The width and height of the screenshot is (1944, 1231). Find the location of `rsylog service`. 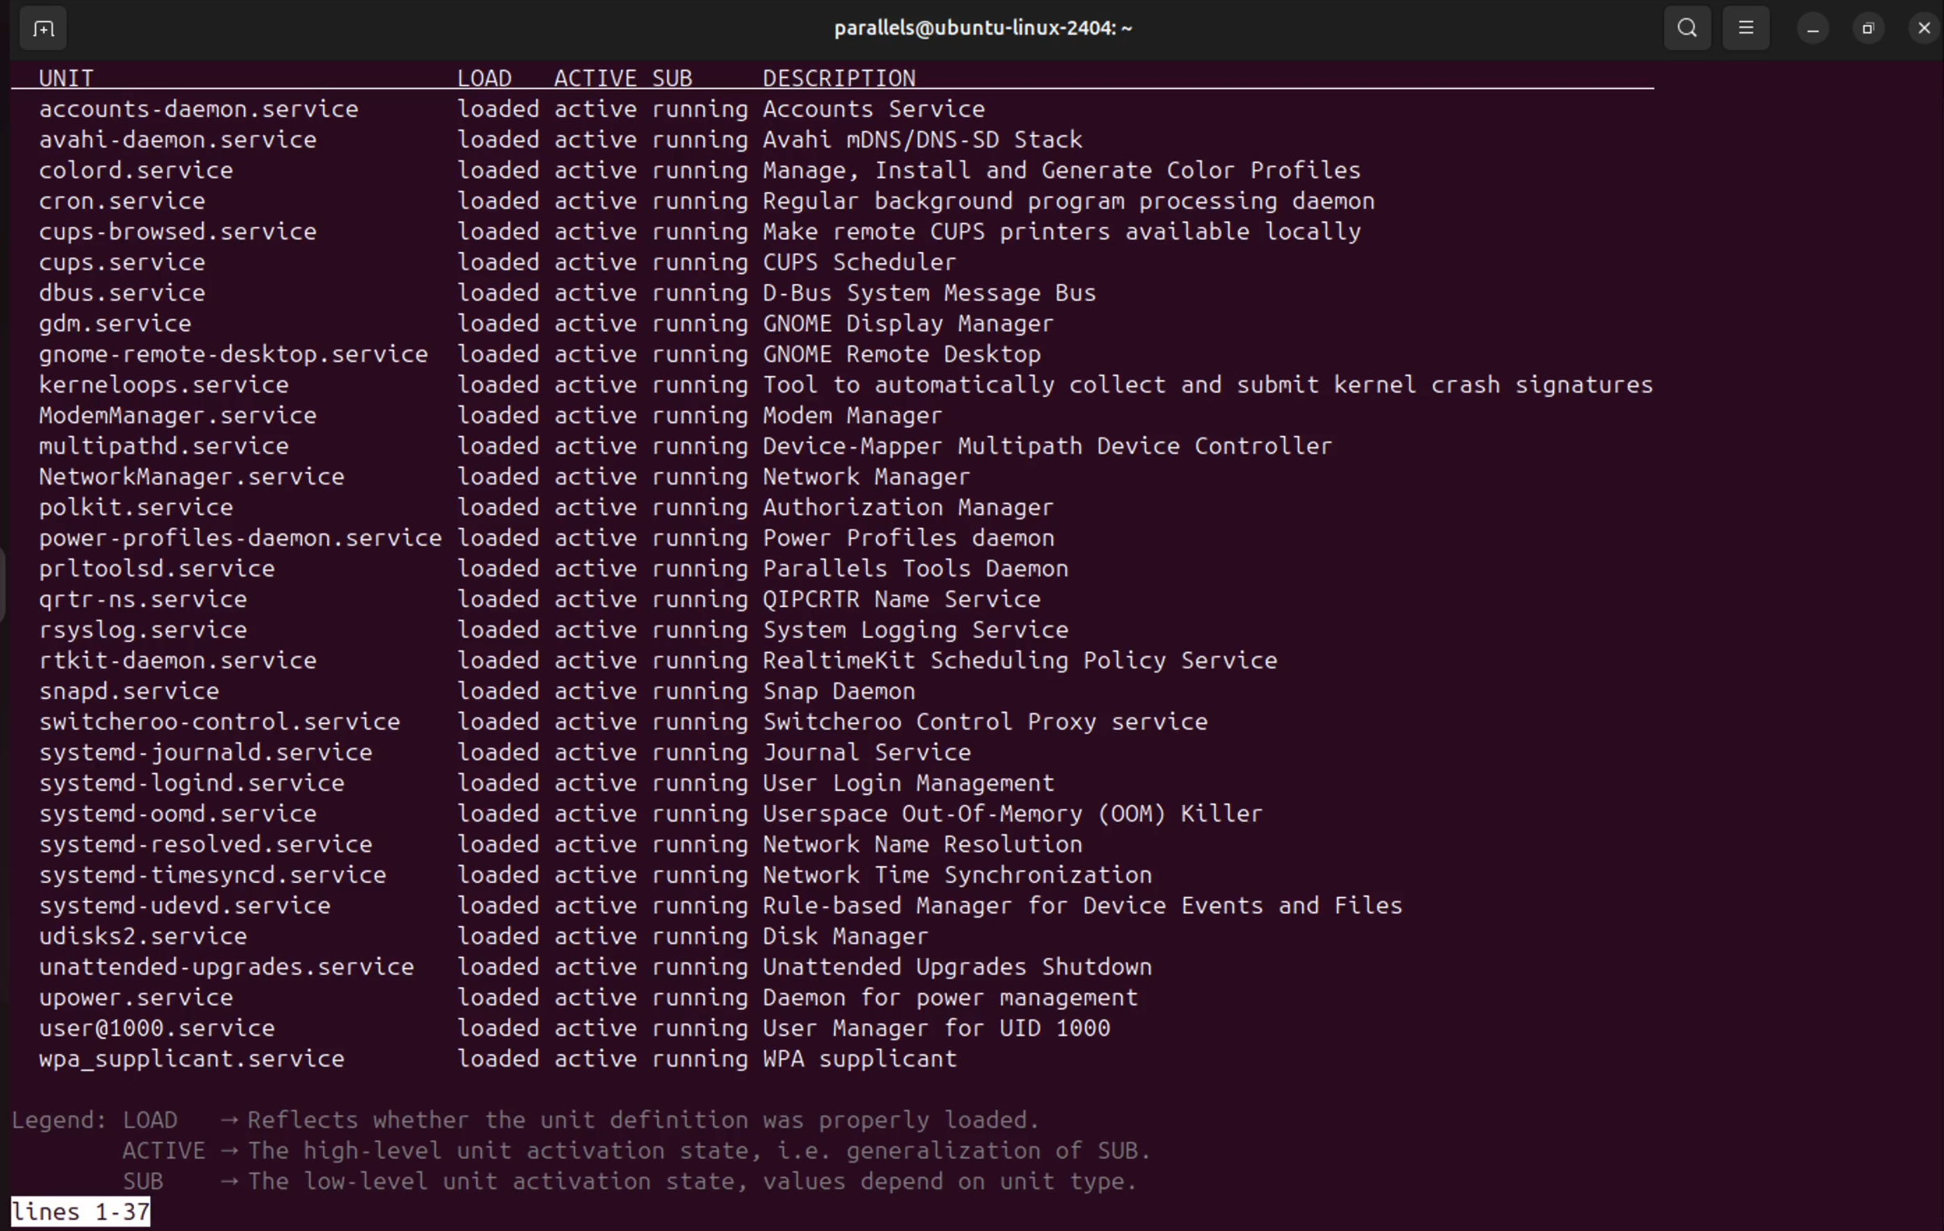

rsylog service is located at coordinates (162, 632).